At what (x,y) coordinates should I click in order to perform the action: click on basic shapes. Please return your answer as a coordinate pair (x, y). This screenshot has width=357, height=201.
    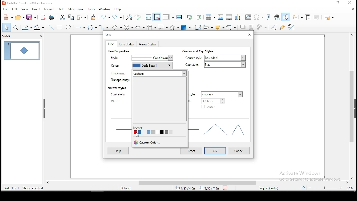
    Looking at the image, I should click on (118, 27).